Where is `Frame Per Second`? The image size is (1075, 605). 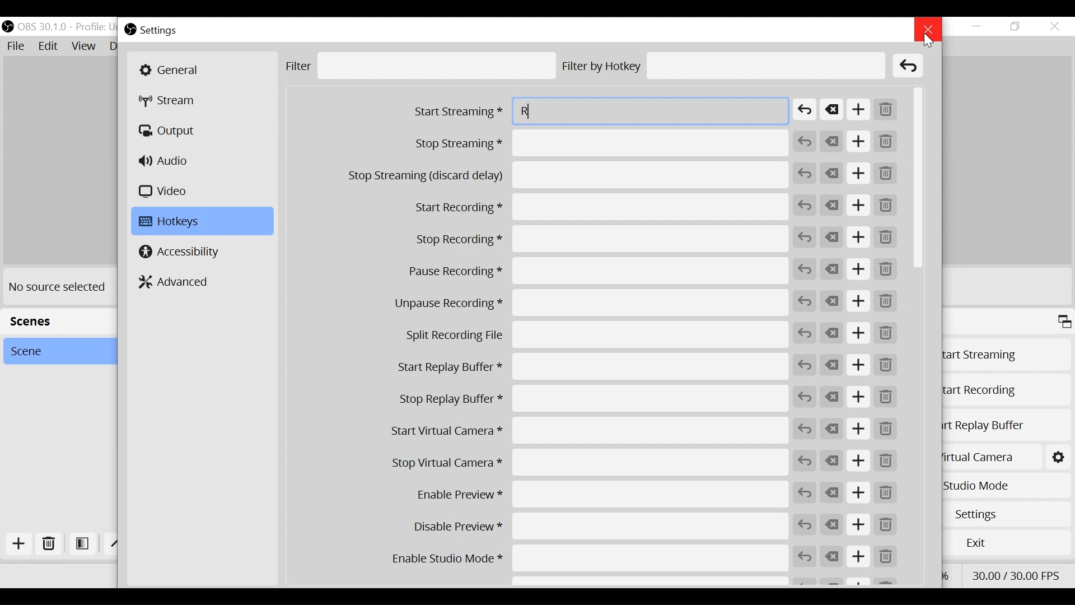
Frame Per Second is located at coordinates (1015, 574).